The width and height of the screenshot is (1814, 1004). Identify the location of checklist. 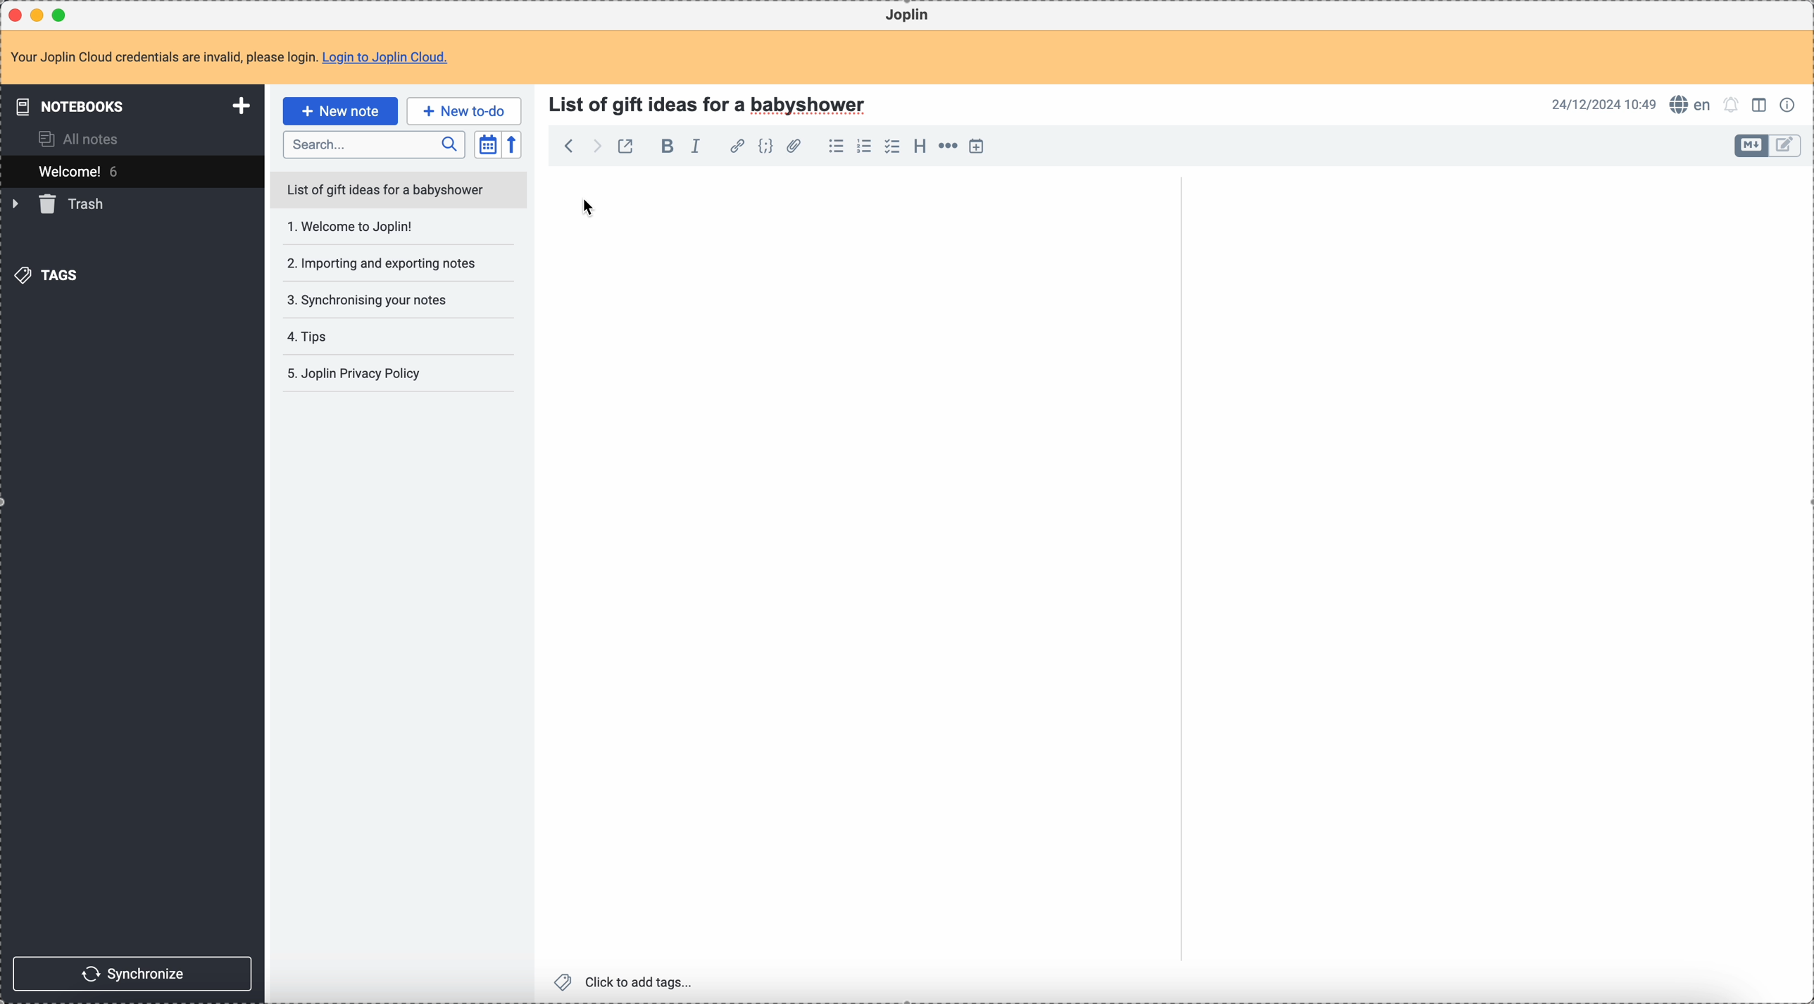
(892, 147).